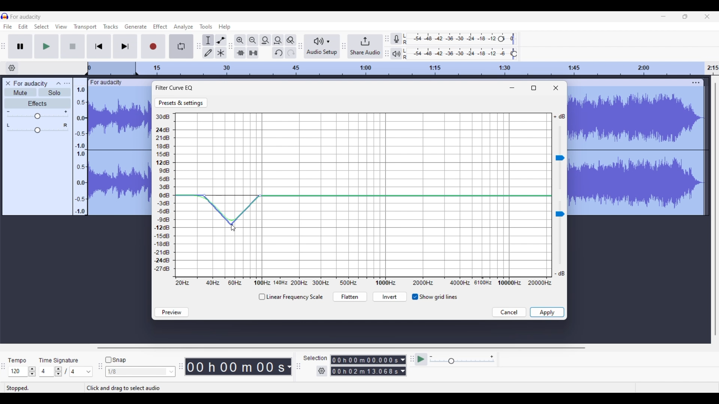  Describe the element at coordinates (8, 111) in the screenshot. I see `Min. gain` at that location.